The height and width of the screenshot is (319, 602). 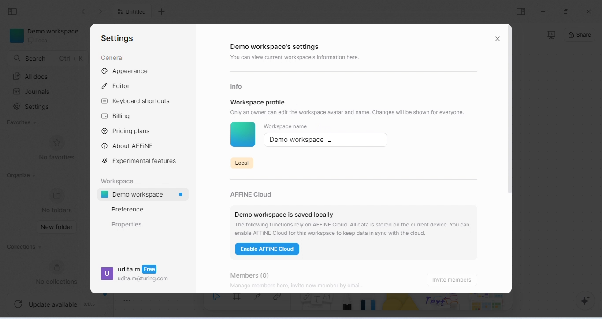 I want to click on link, so click(x=281, y=301).